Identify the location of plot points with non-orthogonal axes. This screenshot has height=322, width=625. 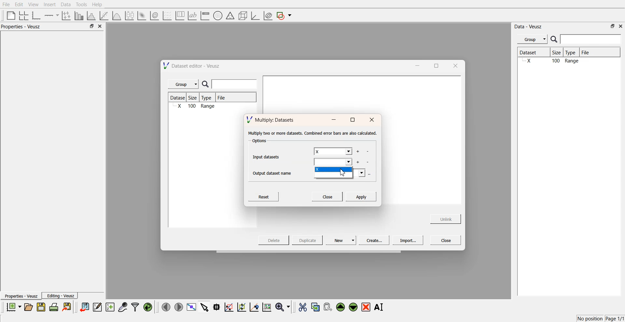
(66, 15).